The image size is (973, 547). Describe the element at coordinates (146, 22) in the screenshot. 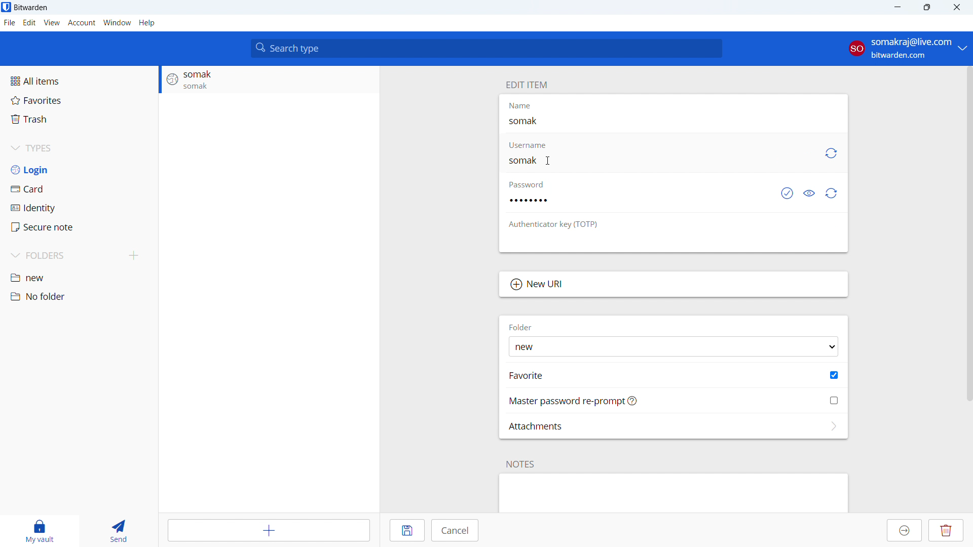

I see `help` at that location.